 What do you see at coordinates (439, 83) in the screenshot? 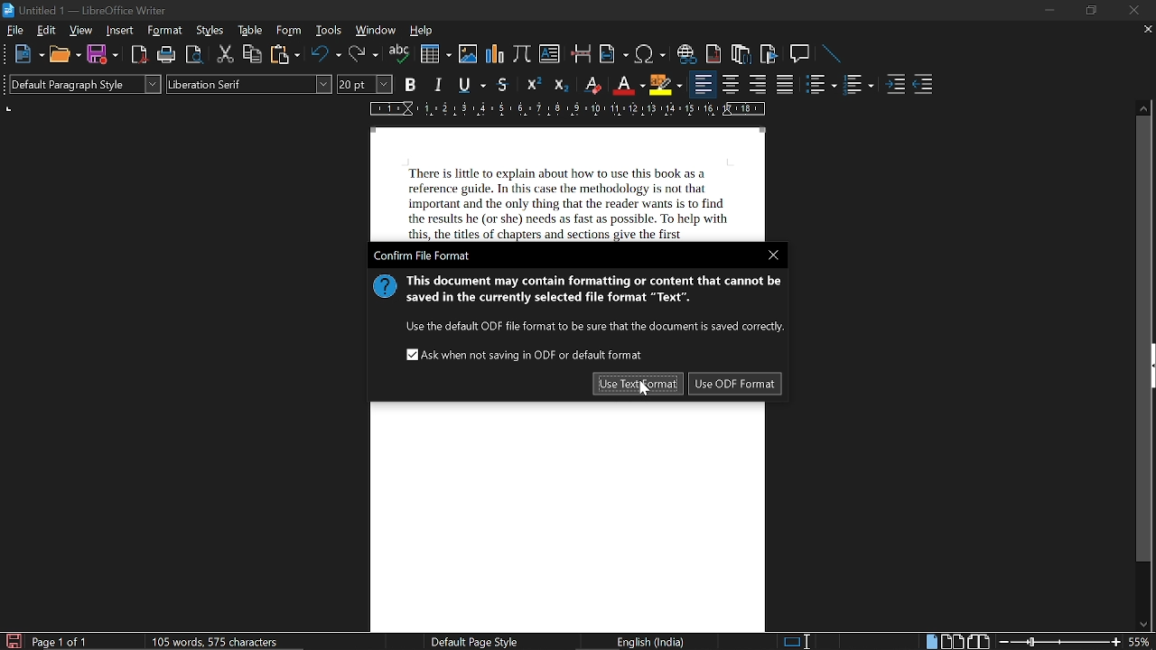
I see `italic` at bounding box center [439, 83].